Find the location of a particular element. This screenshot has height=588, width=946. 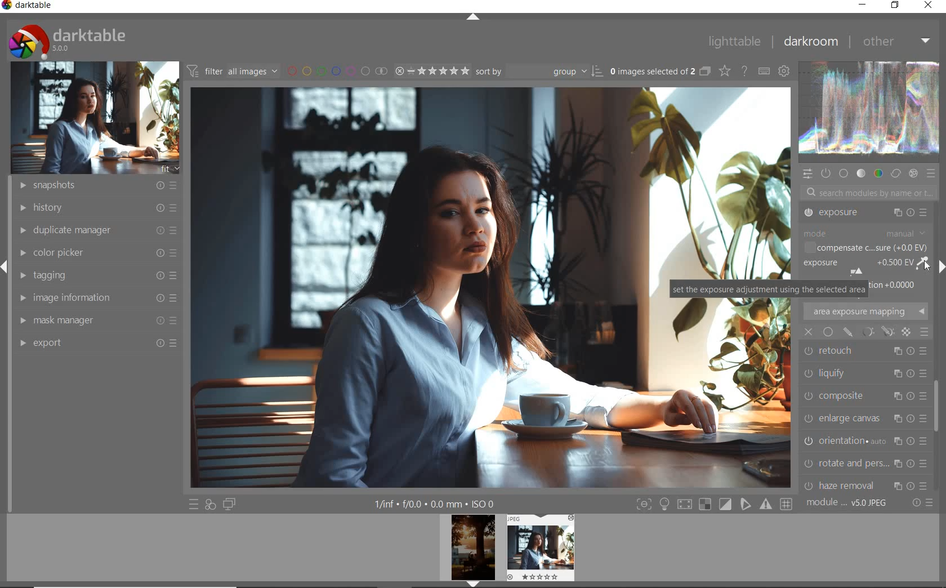

QUICK ACCESS PANEL is located at coordinates (807, 174).